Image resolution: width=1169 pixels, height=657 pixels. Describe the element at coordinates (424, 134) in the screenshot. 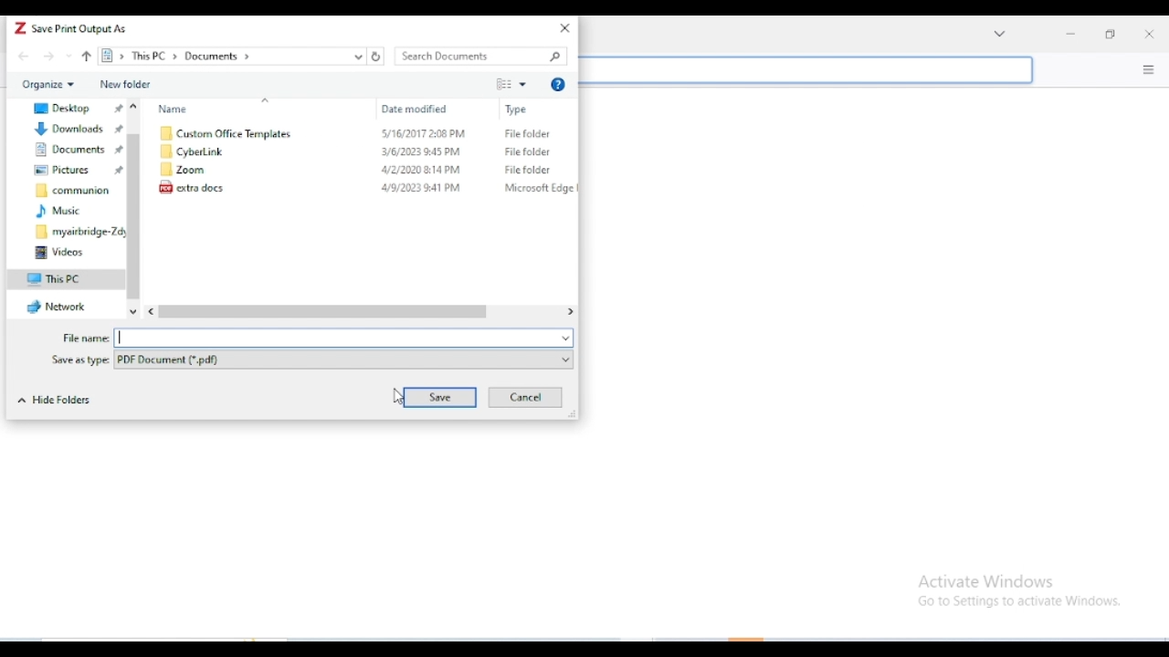

I see `S/16/2017 2:08 PM` at that location.